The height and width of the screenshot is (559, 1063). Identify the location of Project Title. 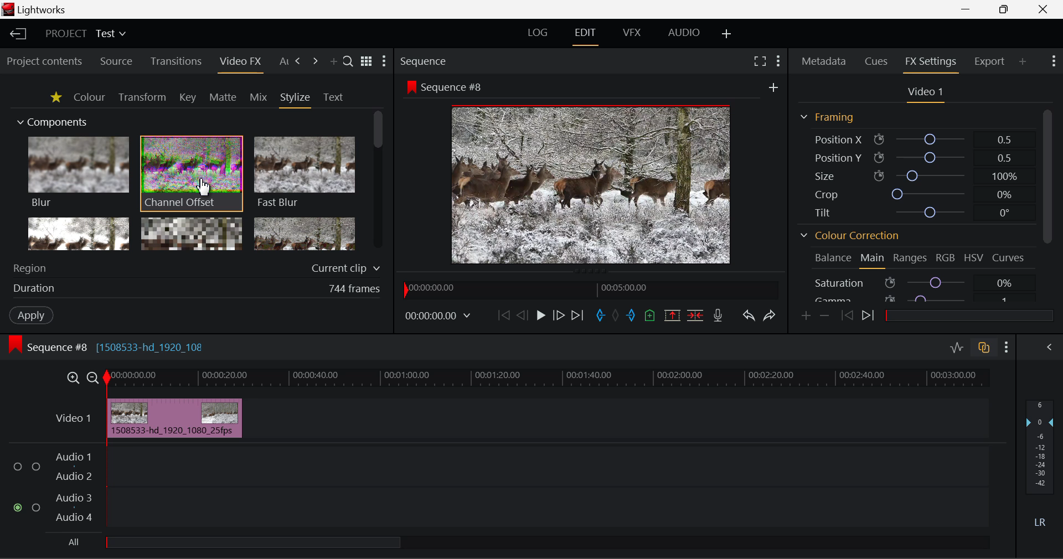
(85, 32).